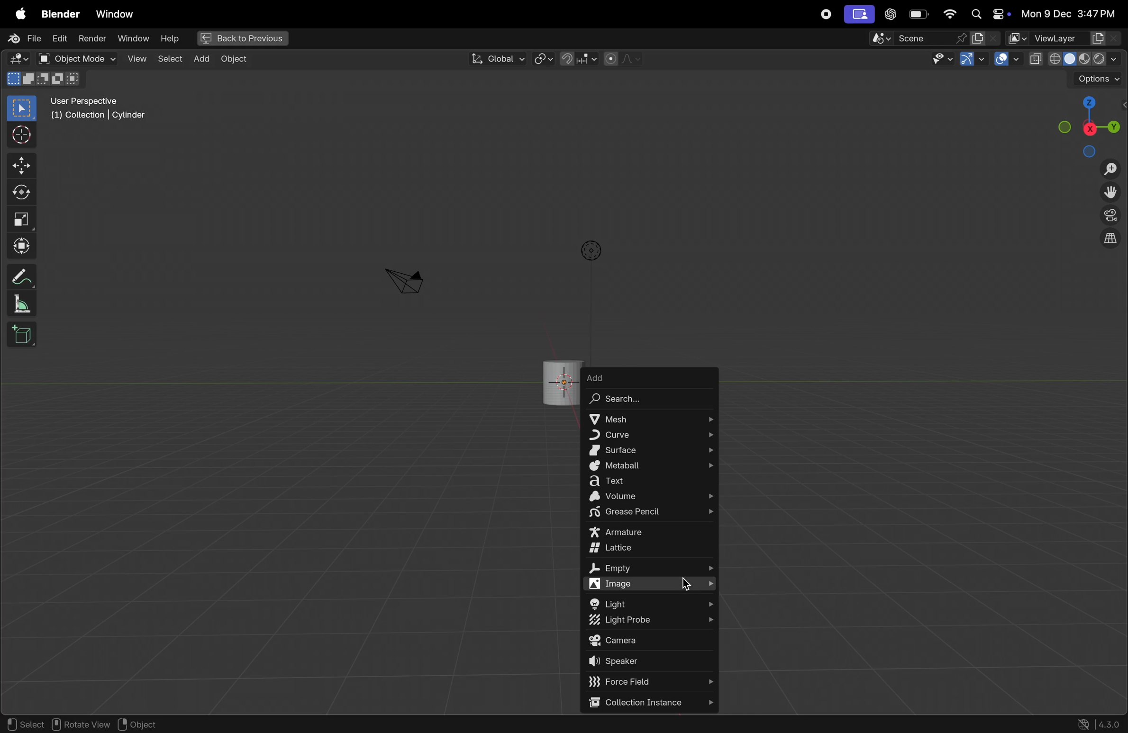  What do you see at coordinates (637, 400) in the screenshot?
I see `search` at bounding box center [637, 400].